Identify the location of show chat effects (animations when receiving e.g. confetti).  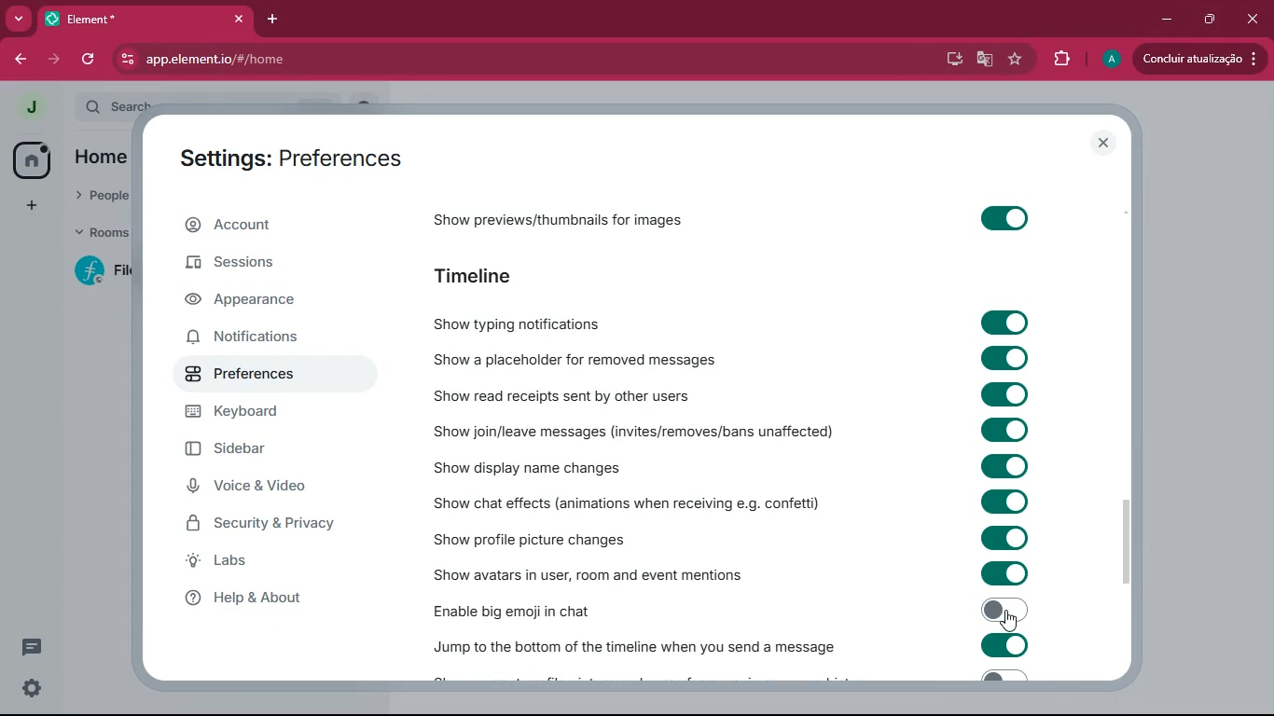
(634, 503).